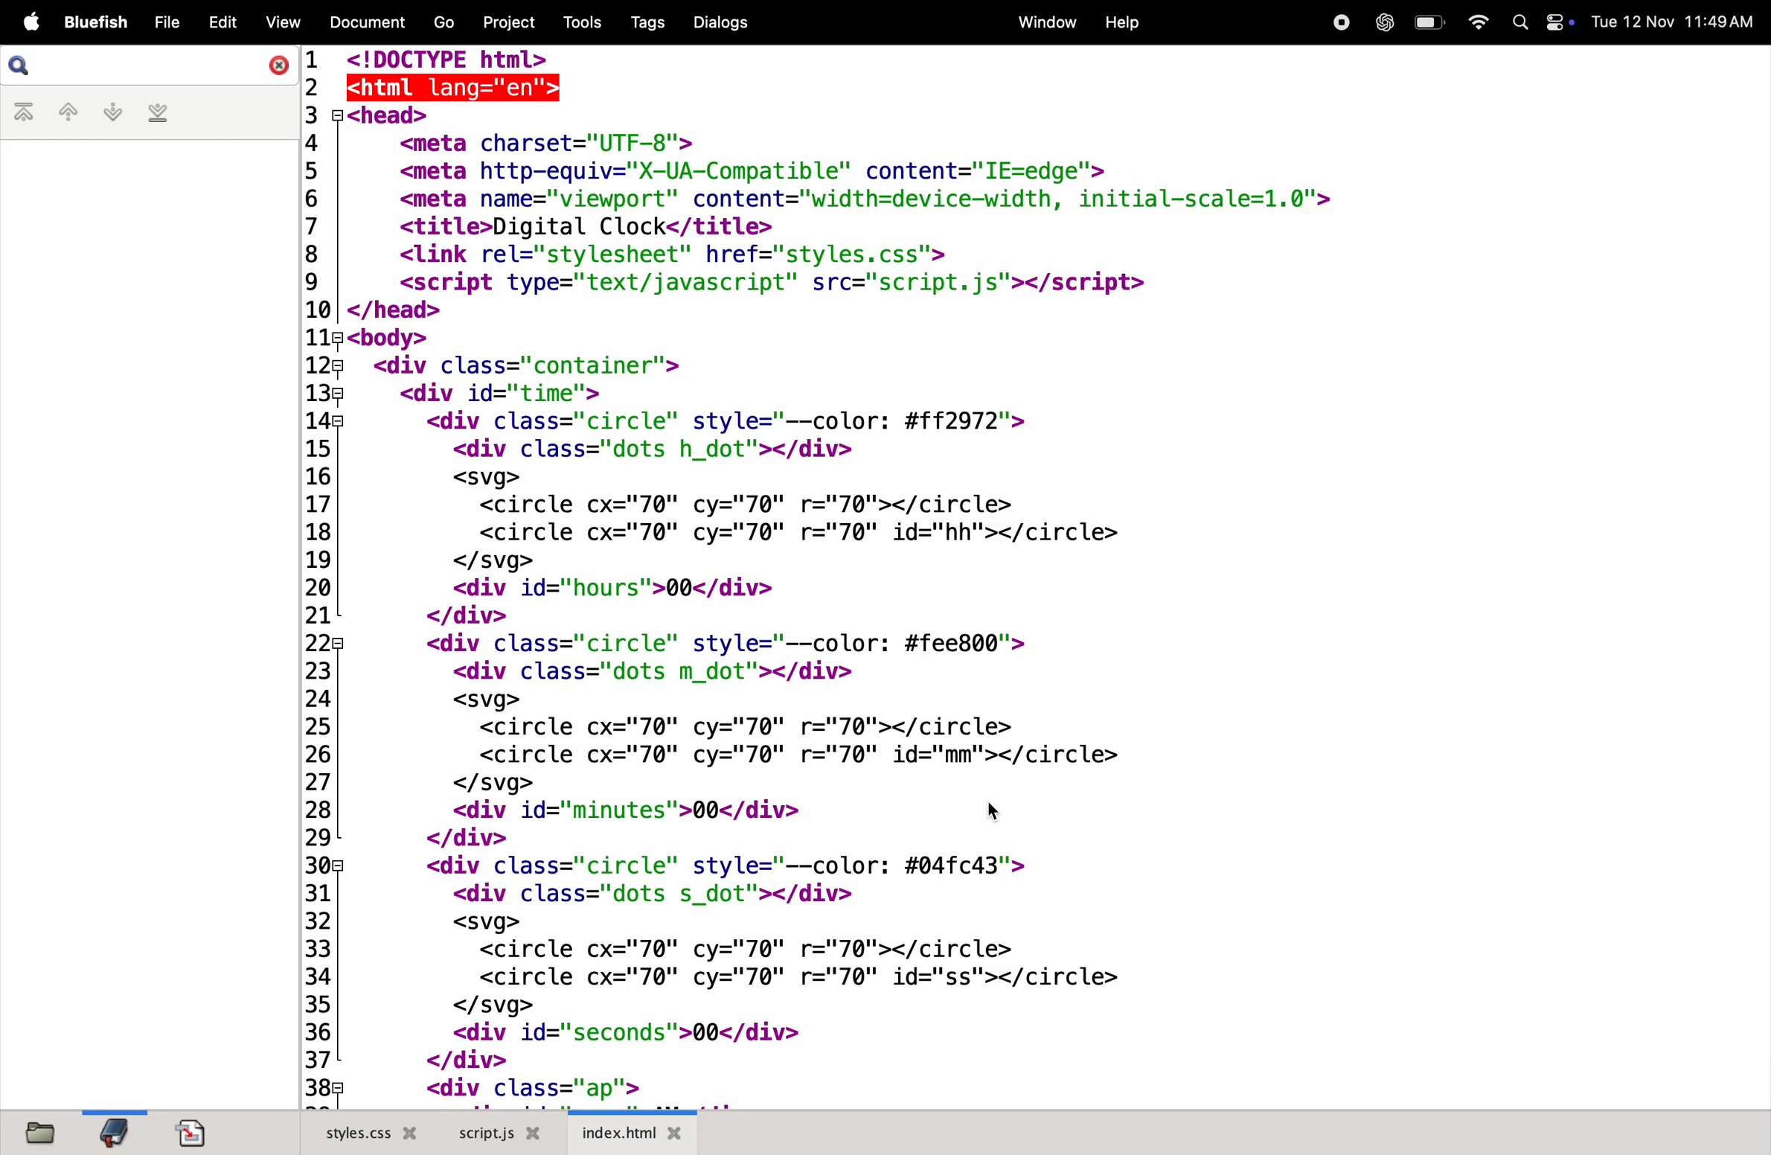 This screenshot has height=1155, width=1771. Describe the element at coordinates (158, 114) in the screenshot. I see `last bookmark` at that location.